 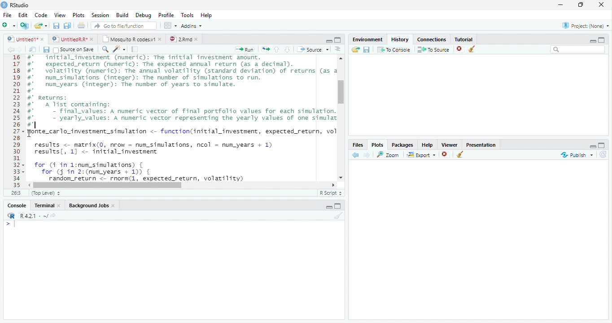 I want to click on previous source location, so click(x=10, y=49).